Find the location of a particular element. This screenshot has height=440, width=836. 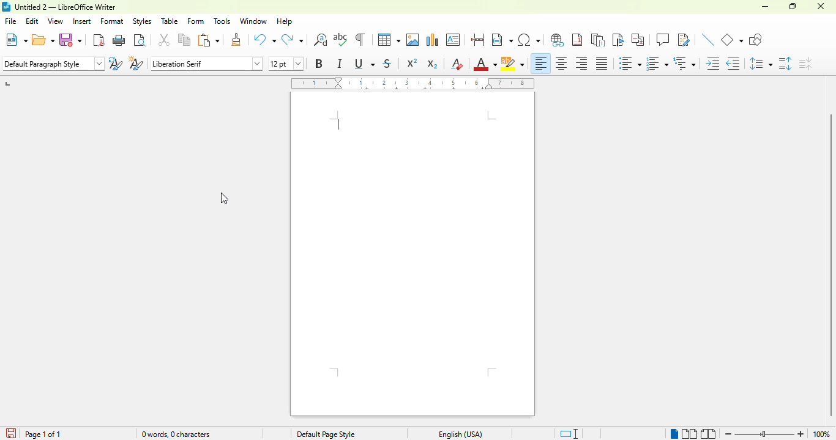

spelling is located at coordinates (341, 40).